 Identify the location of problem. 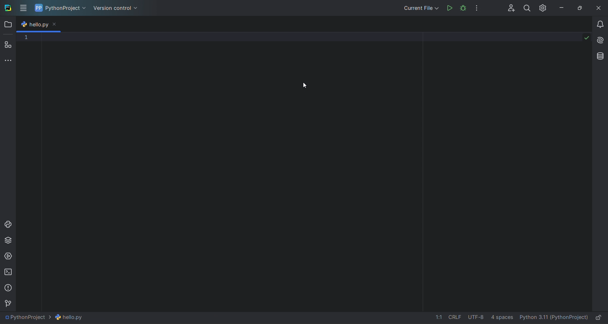
(8, 287).